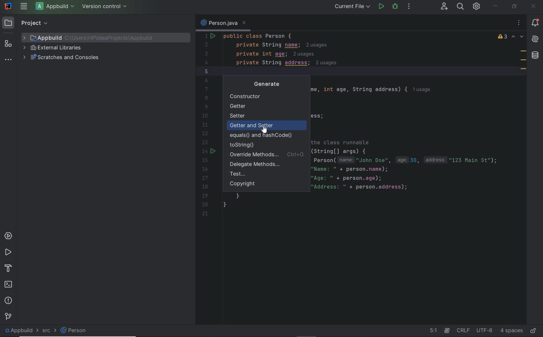 This screenshot has height=337, width=543. What do you see at coordinates (53, 48) in the screenshot?
I see `external libraries` at bounding box center [53, 48].